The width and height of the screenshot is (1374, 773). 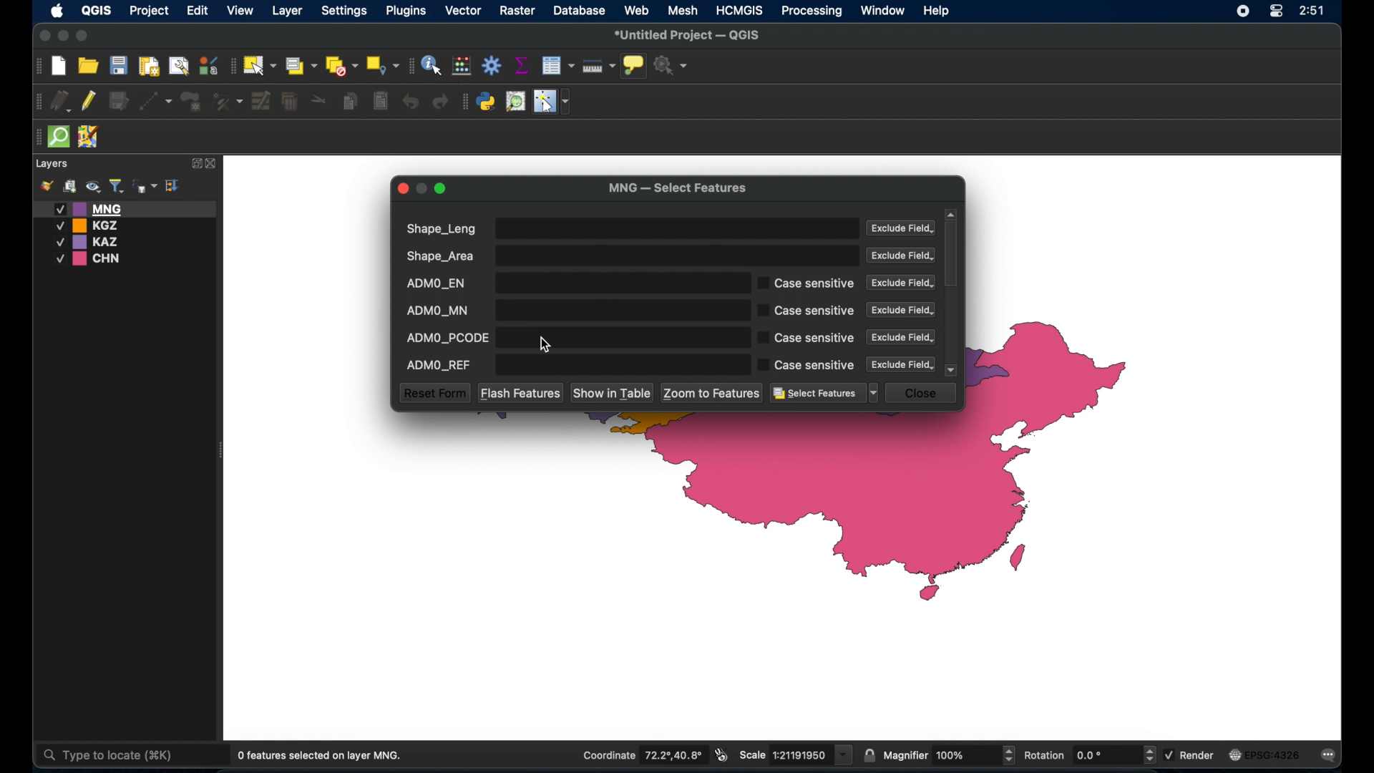 I want to click on show in table, so click(x=613, y=394).